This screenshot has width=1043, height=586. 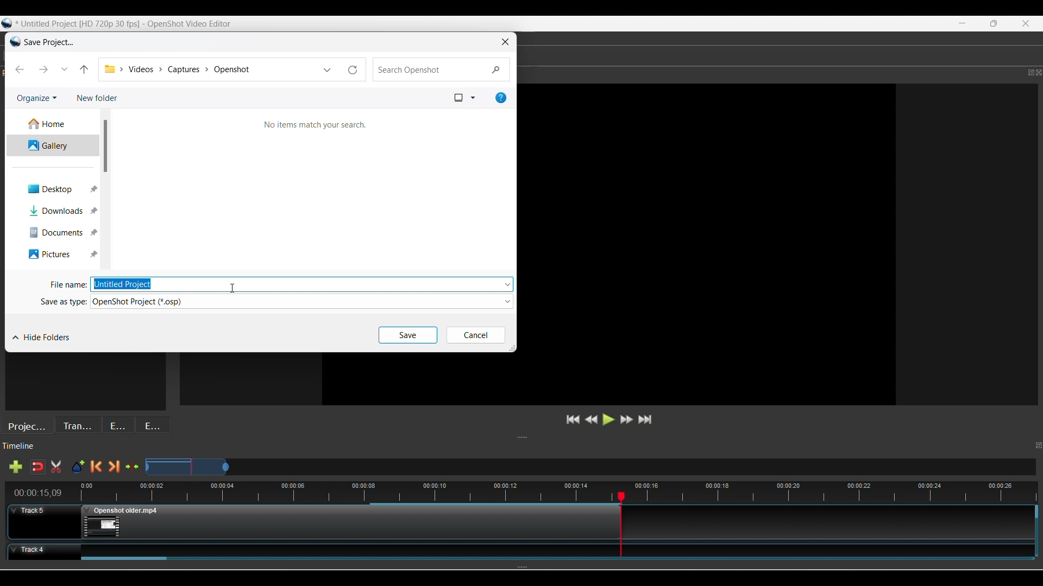 I want to click on Selected view option, so click(x=458, y=97).